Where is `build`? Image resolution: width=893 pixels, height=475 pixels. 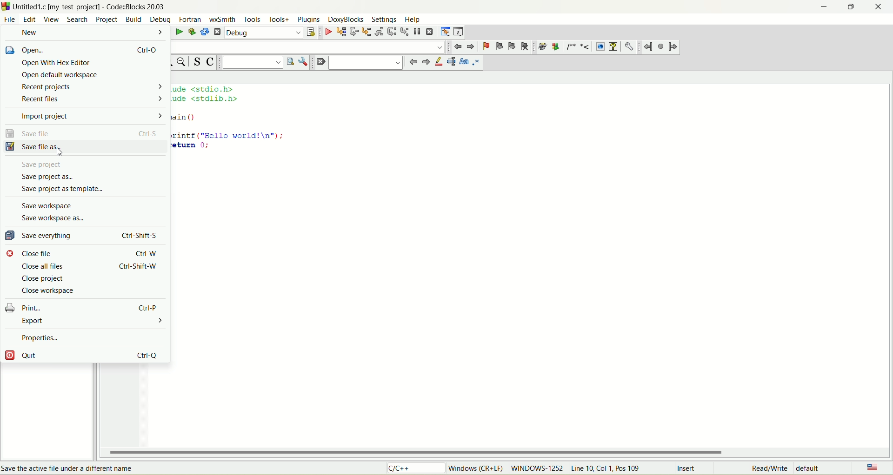
build is located at coordinates (134, 20).